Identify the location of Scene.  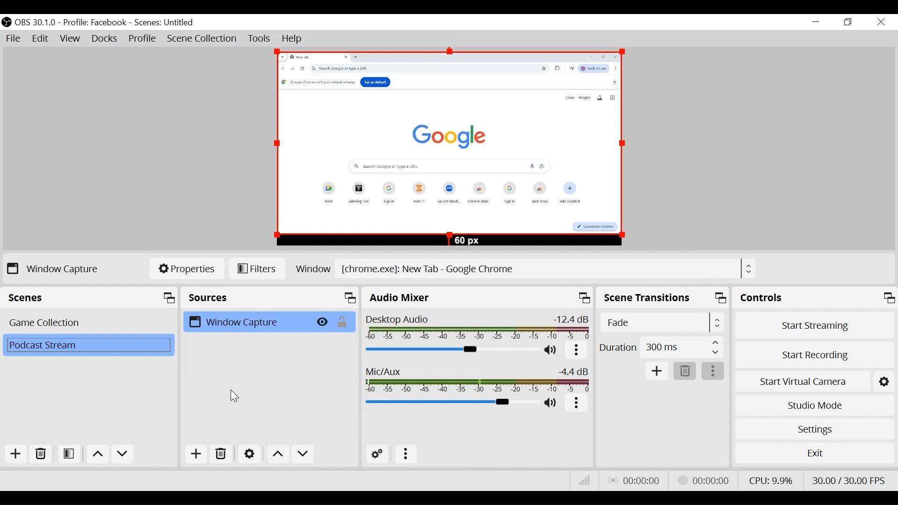
(88, 323).